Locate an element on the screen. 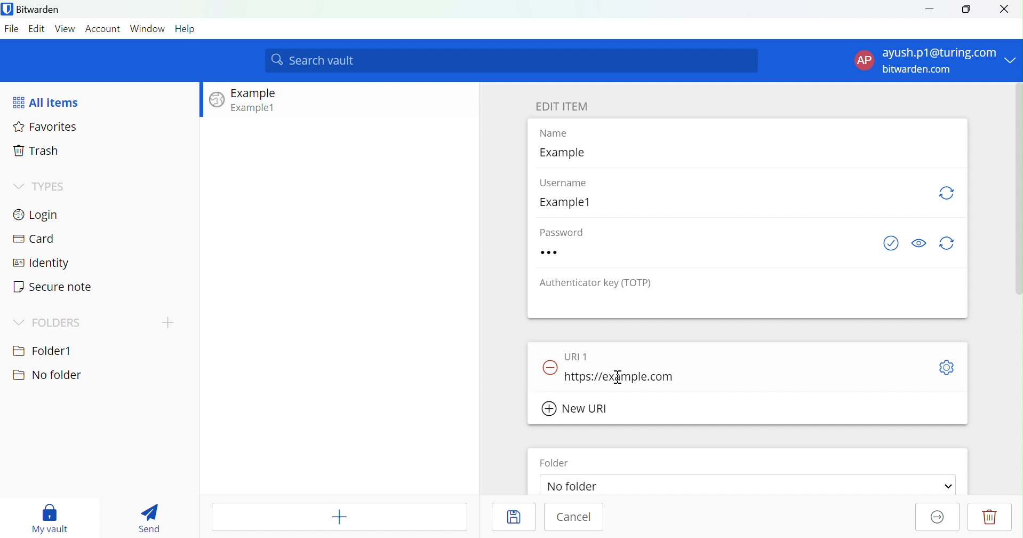  Folder1 is located at coordinates (43, 349).